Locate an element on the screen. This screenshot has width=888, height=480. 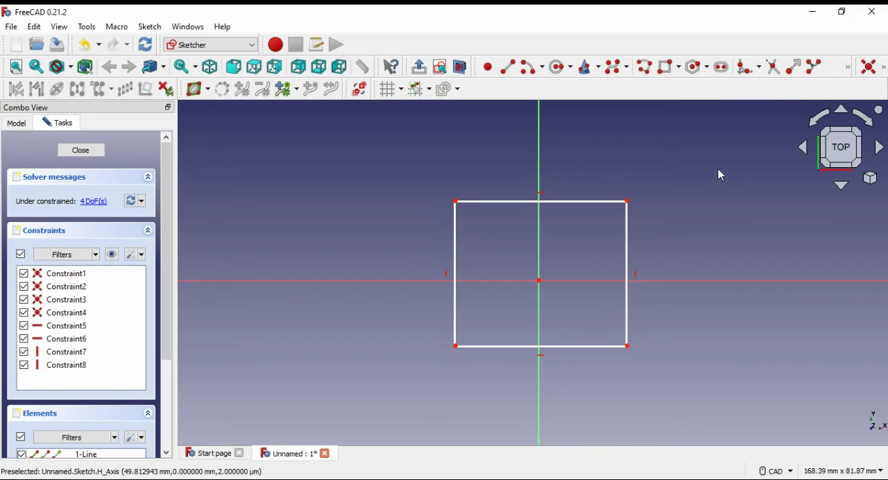
configure rendering order is located at coordinates (449, 89).